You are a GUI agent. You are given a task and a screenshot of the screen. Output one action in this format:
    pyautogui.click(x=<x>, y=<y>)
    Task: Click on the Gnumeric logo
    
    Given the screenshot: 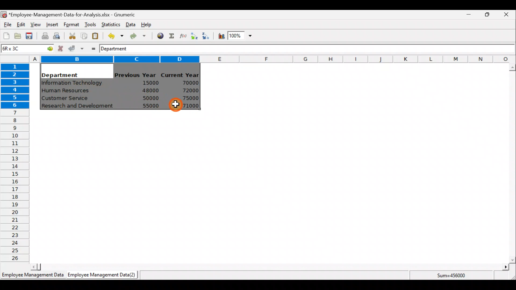 What is the action you would take?
    pyautogui.click(x=4, y=15)
    